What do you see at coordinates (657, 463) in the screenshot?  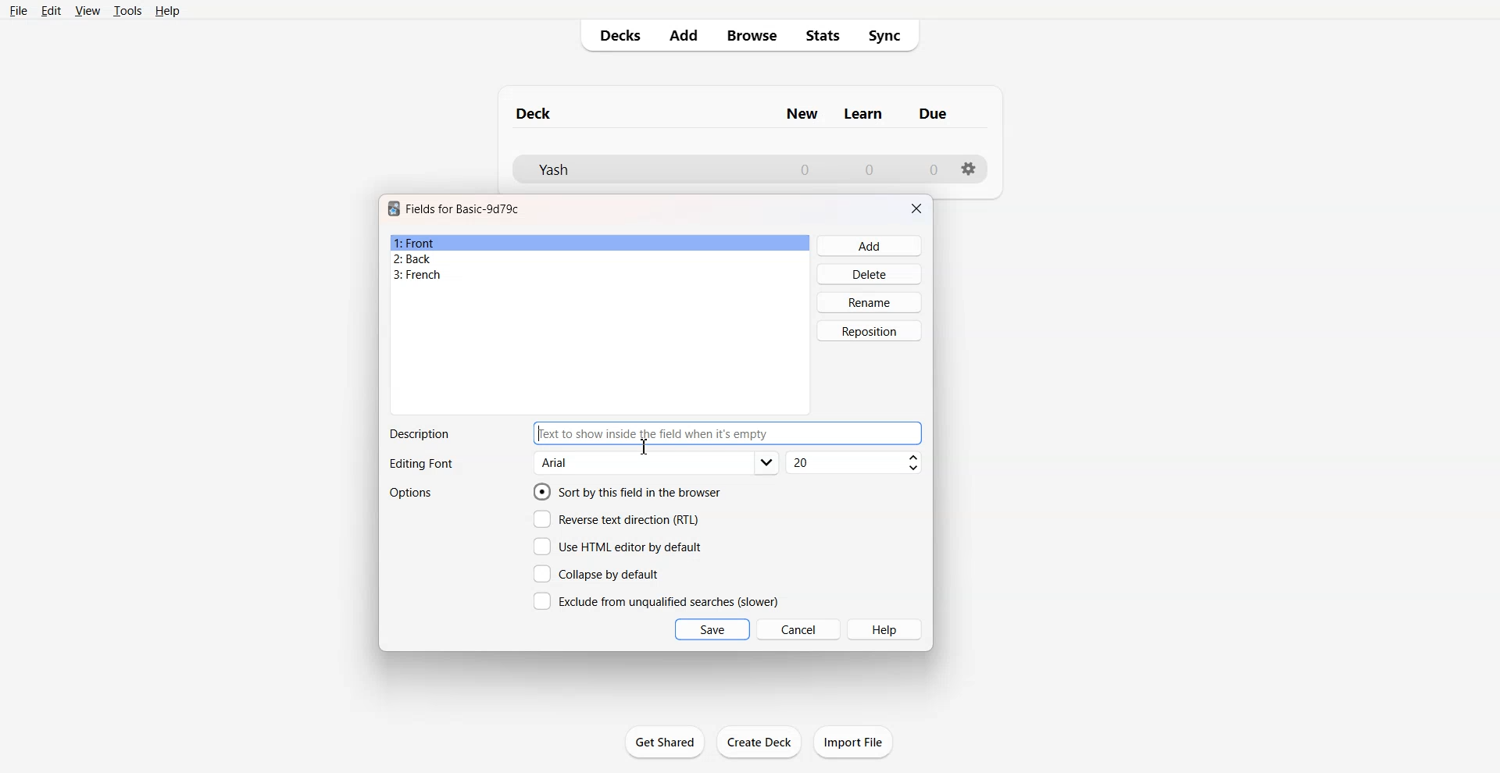 I see `Editing font options` at bounding box center [657, 463].